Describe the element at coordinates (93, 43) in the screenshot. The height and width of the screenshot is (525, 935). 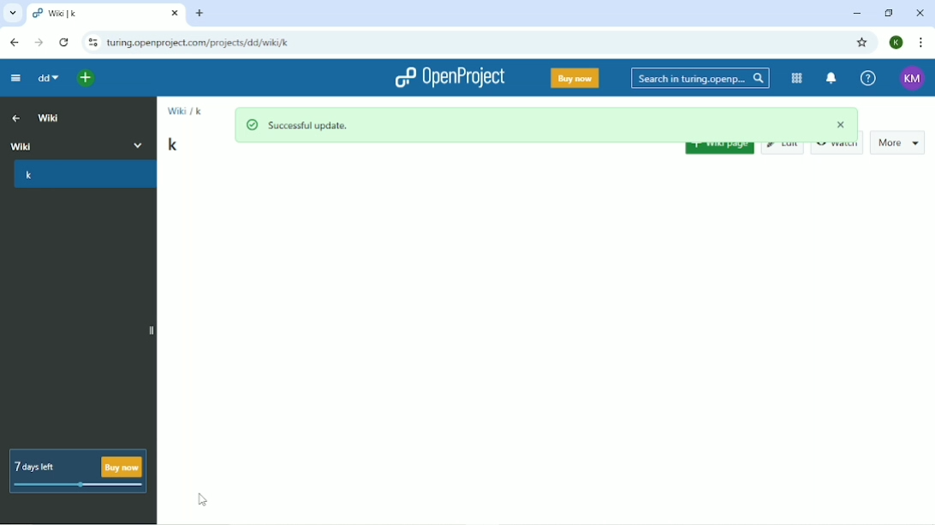
I see `View site information` at that location.